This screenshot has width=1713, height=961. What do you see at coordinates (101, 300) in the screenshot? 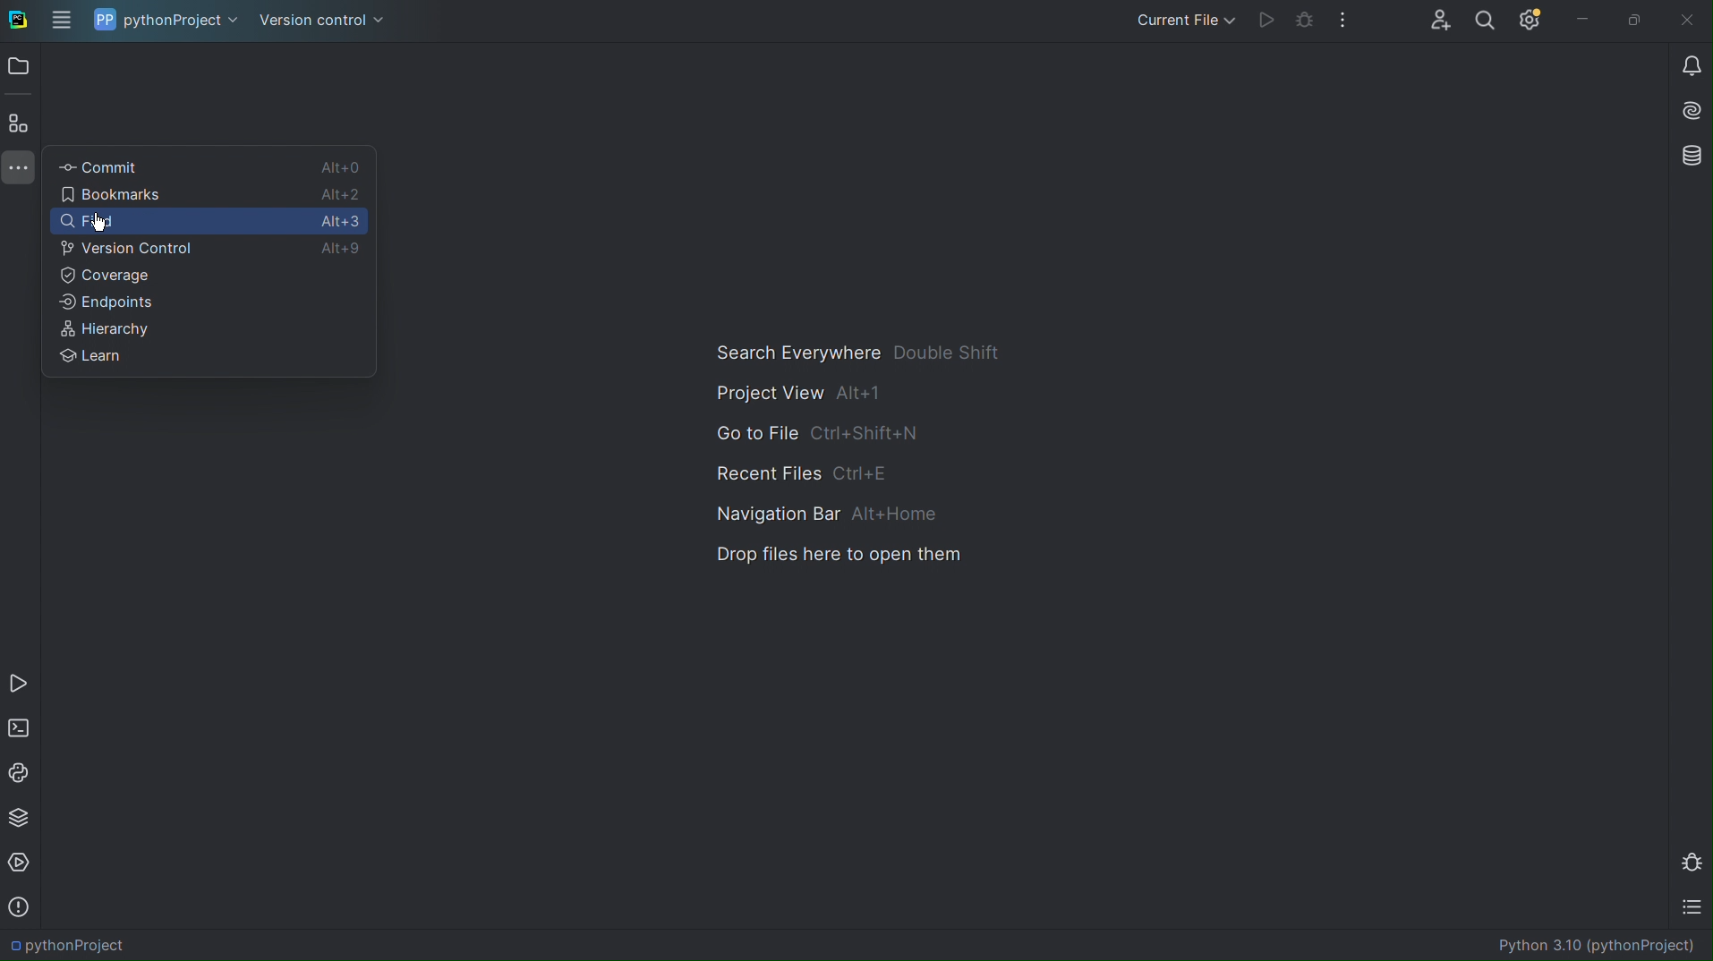
I see `Endpoints` at bounding box center [101, 300].